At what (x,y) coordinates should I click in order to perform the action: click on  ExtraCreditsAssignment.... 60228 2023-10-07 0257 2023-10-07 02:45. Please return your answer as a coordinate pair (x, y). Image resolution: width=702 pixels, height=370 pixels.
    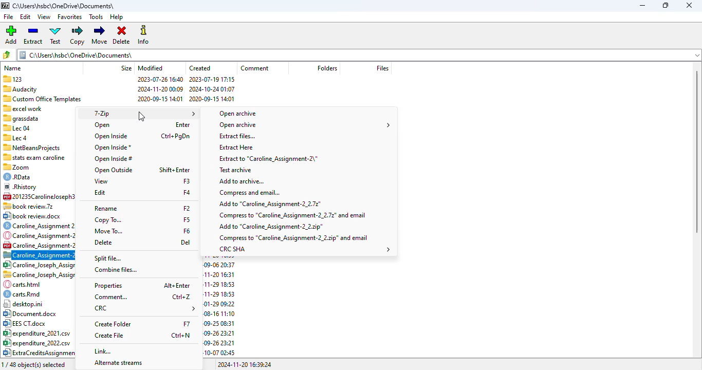
    Looking at the image, I should click on (44, 353).